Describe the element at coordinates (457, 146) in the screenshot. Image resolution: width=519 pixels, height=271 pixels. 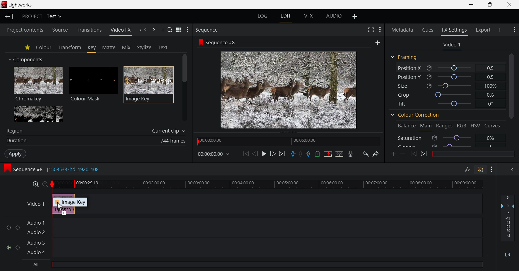
I see `Gamma` at that location.